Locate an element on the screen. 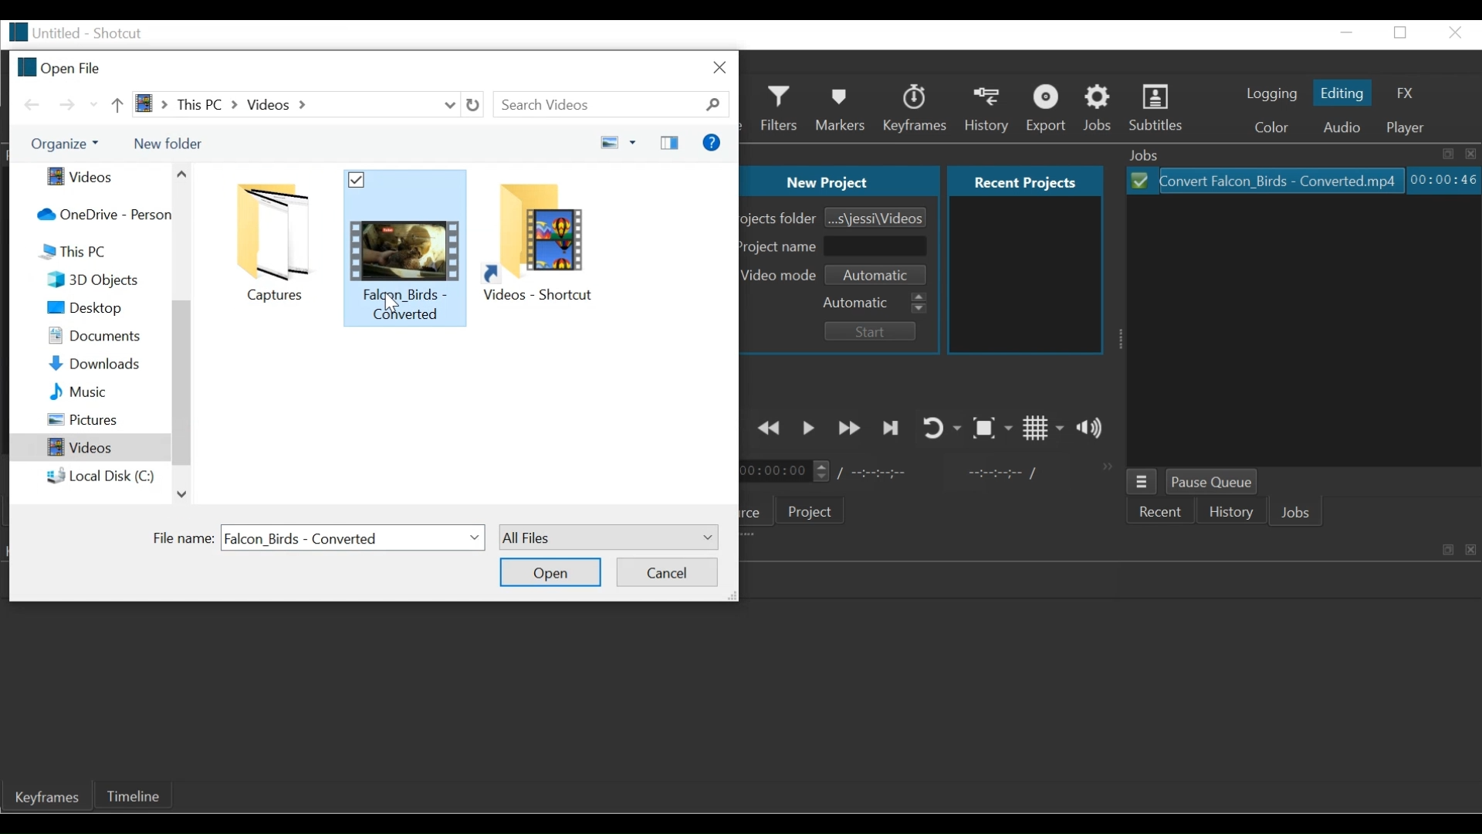  New Folder is located at coordinates (165, 143).